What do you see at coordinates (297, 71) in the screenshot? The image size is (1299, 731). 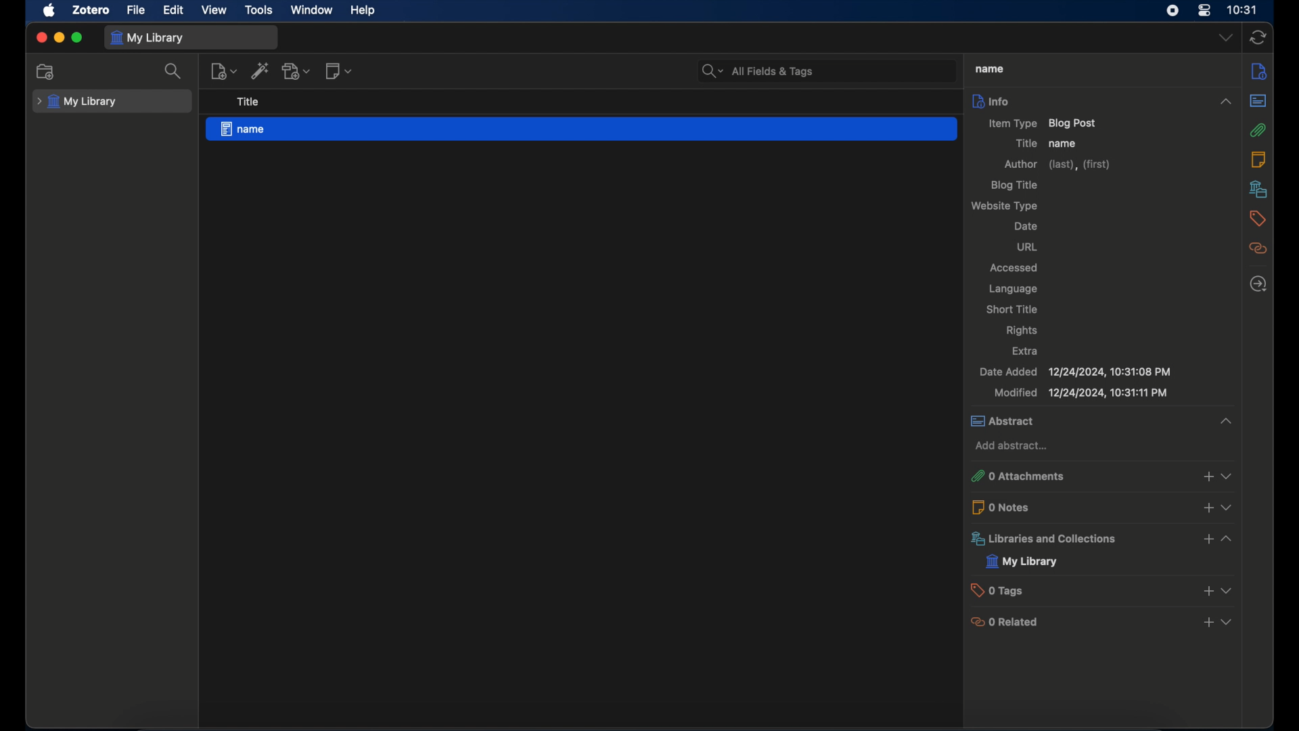 I see `add attachments` at bounding box center [297, 71].